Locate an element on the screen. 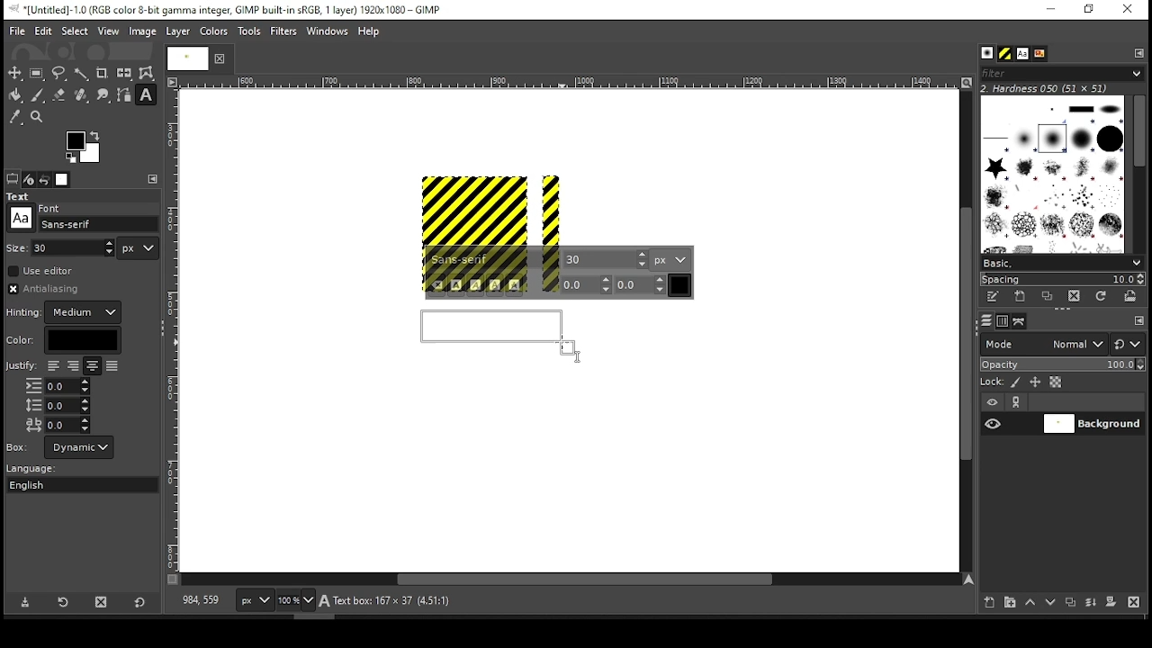 The height and width of the screenshot is (648, 1152). crop  tool is located at coordinates (102, 74).